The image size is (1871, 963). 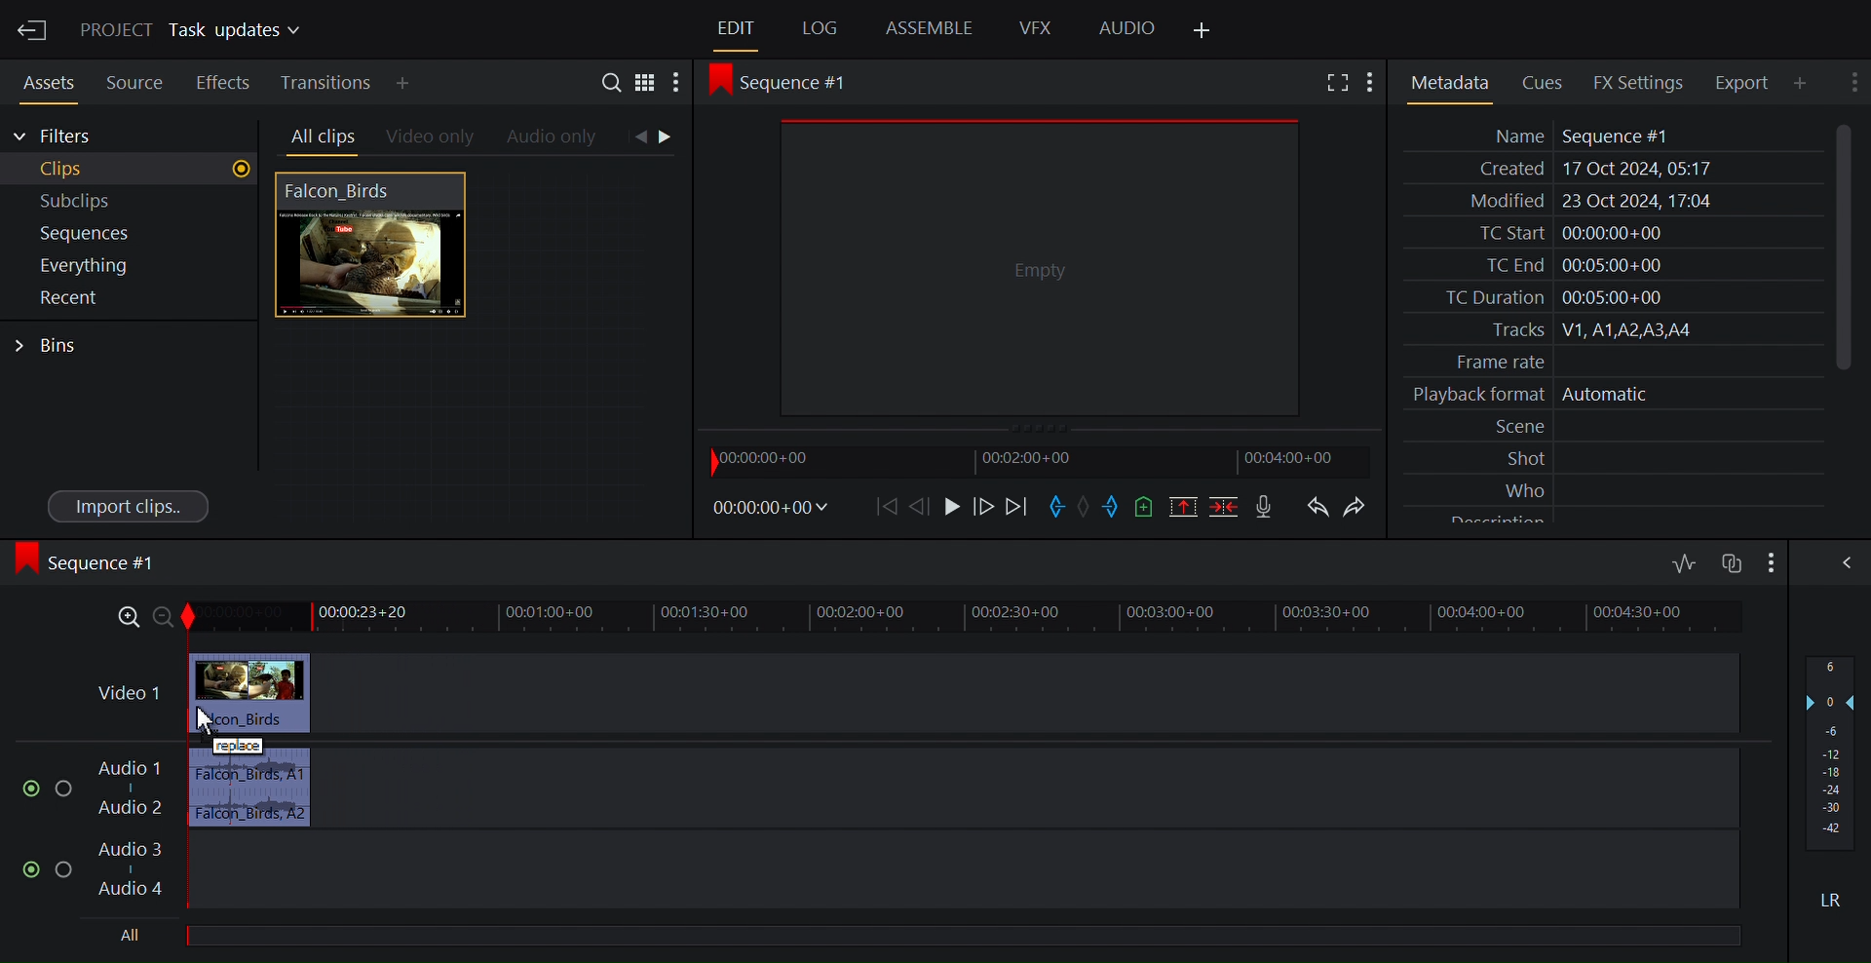 What do you see at coordinates (648, 86) in the screenshot?
I see `Toggle between list and tile view` at bounding box center [648, 86].